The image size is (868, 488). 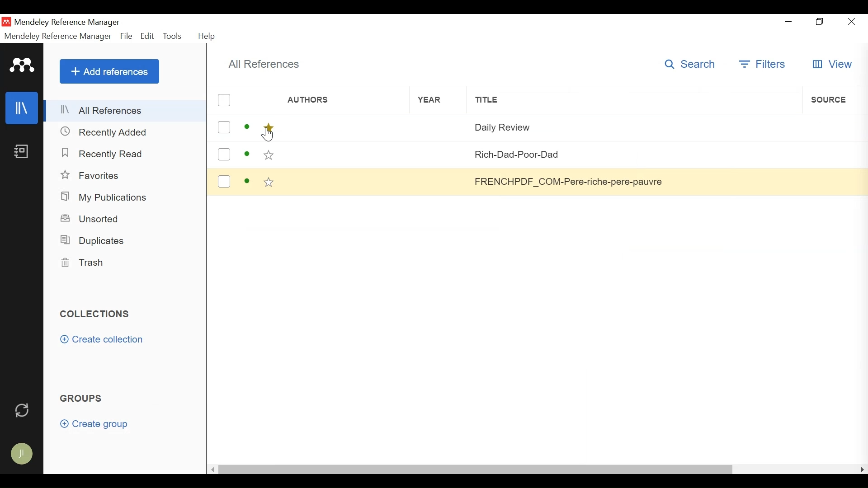 What do you see at coordinates (109, 72) in the screenshot?
I see `Add References` at bounding box center [109, 72].